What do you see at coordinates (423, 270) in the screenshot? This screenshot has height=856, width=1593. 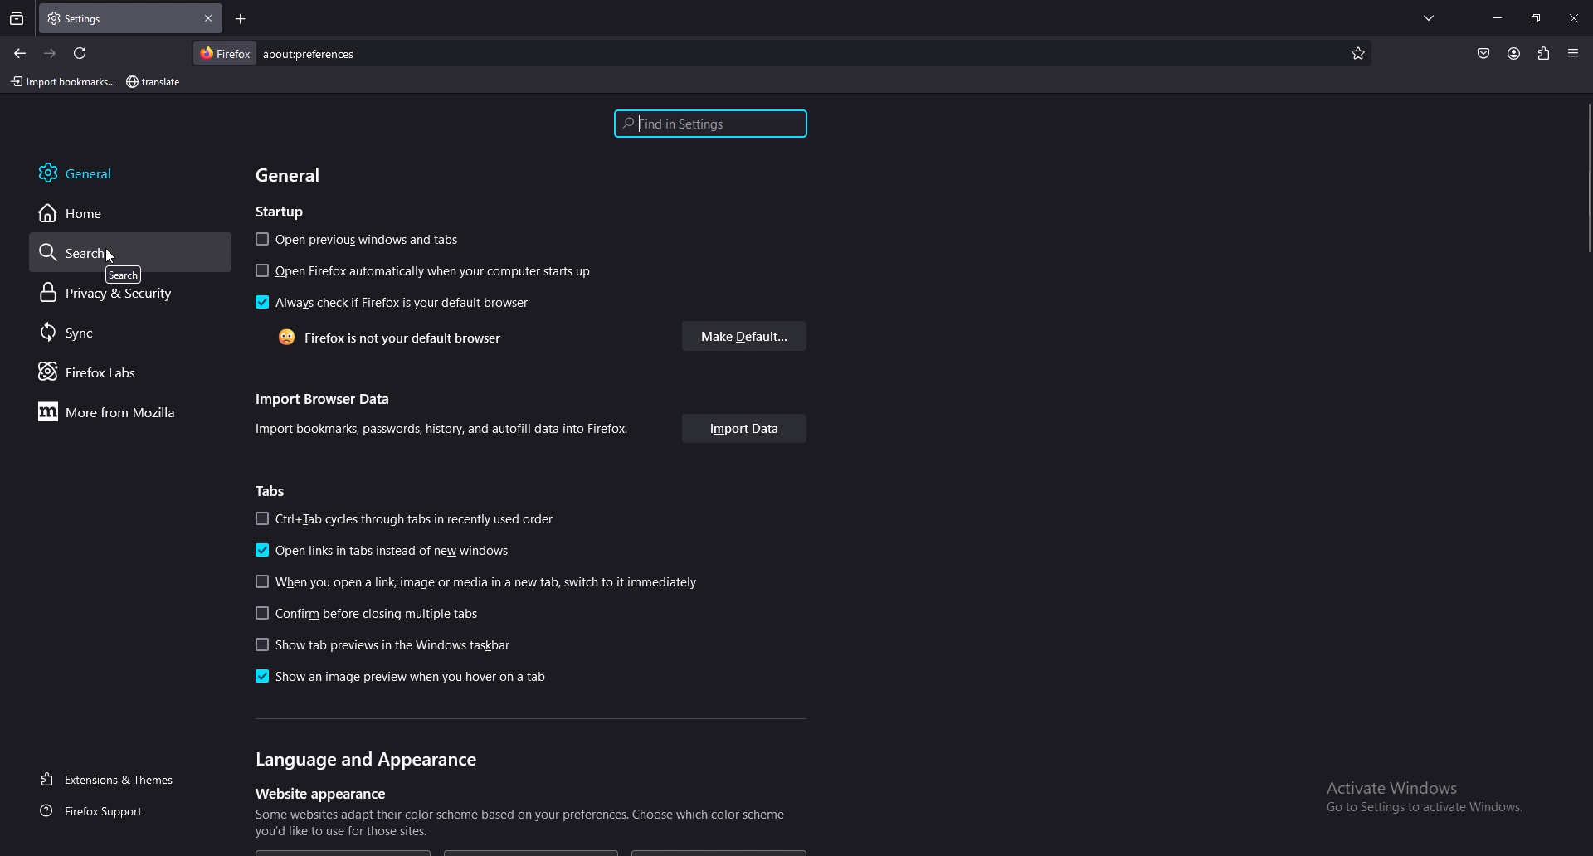 I see `open firefox on startup` at bounding box center [423, 270].